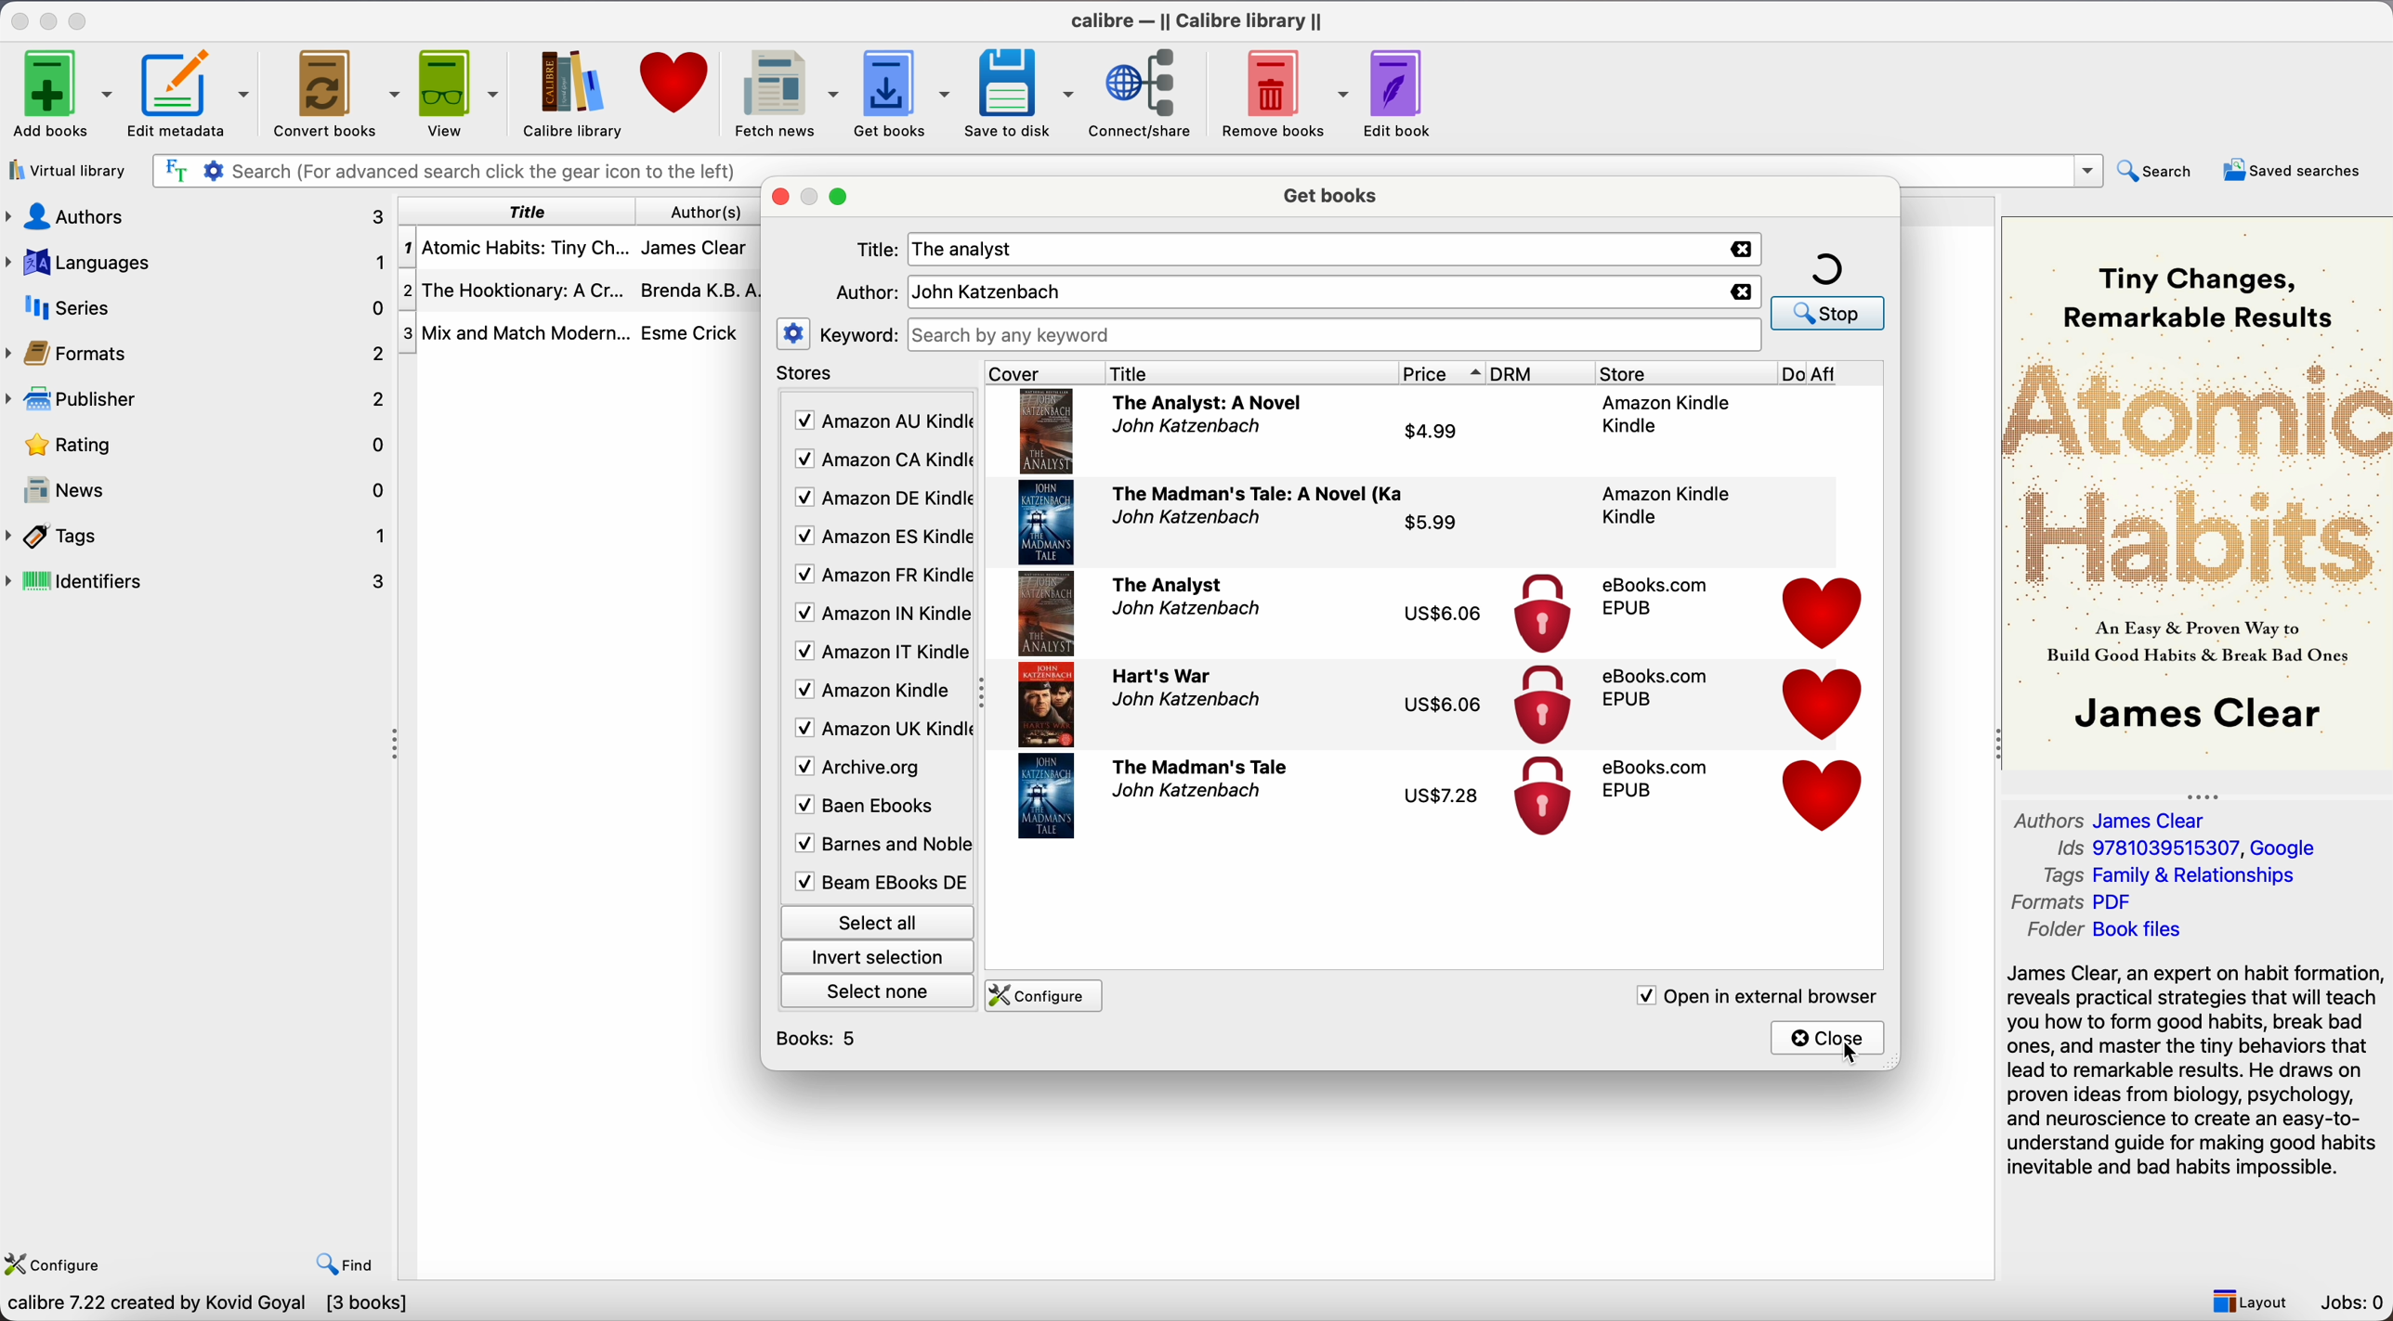 This screenshot has height=1321, width=2393. I want to click on DRM, so click(1542, 373).